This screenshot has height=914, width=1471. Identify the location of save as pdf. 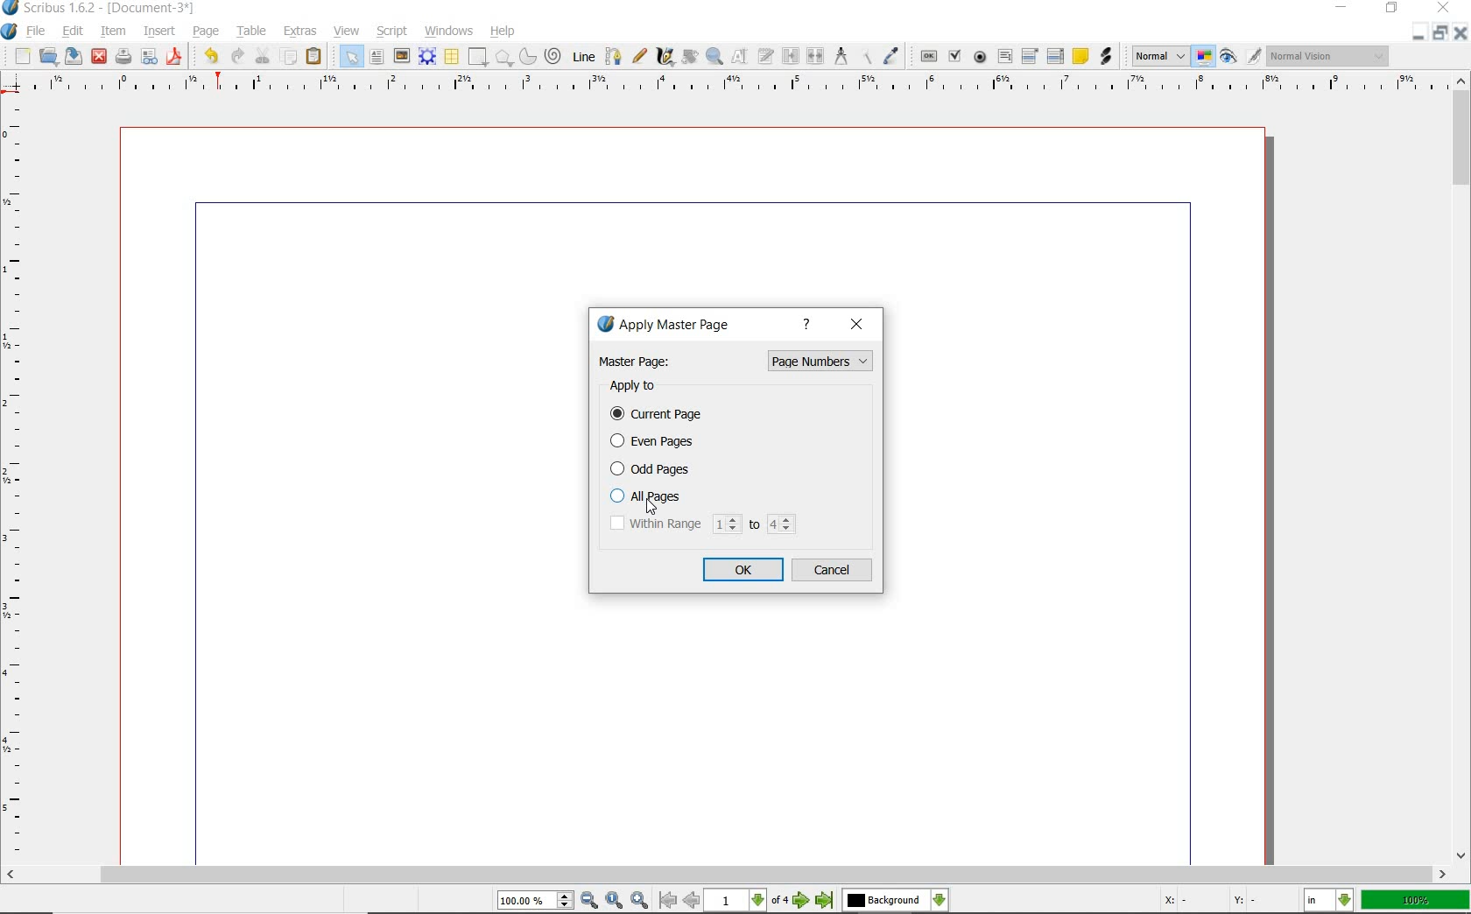
(174, 58).